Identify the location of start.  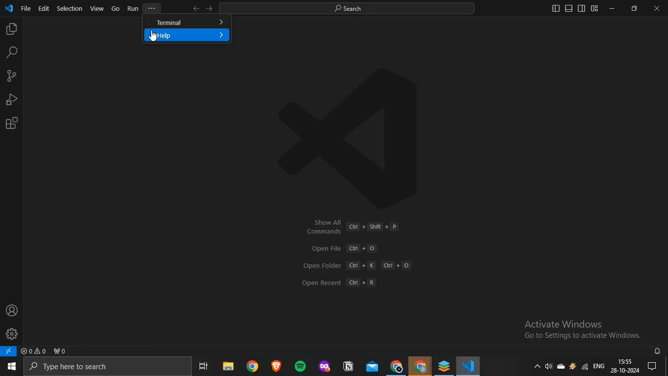
(11, 367).